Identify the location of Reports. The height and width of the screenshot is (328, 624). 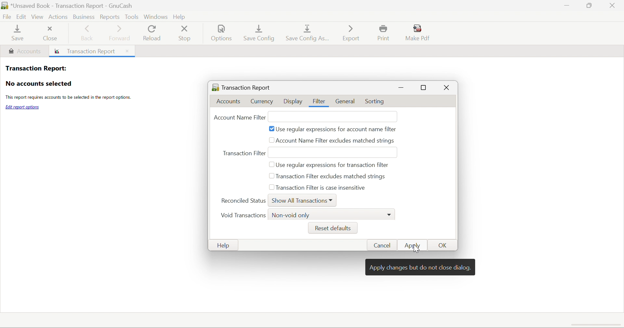
(110, 17).